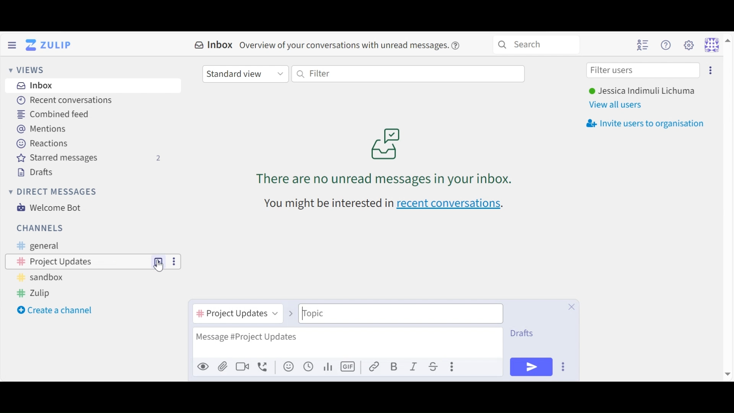 The height and width of the screenshot is (413, 734). What do you see at coordinates (36, 246) in the screenshot?
I see `General Channel` at bounding box center [36, 246].